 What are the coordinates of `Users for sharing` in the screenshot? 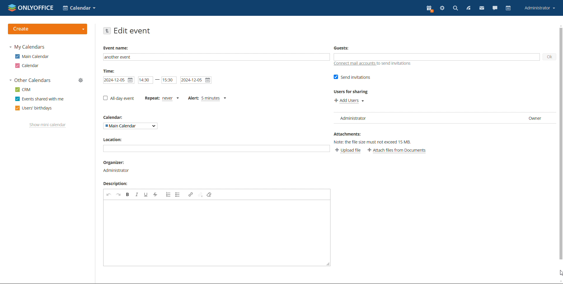 It's located at (352, 92).